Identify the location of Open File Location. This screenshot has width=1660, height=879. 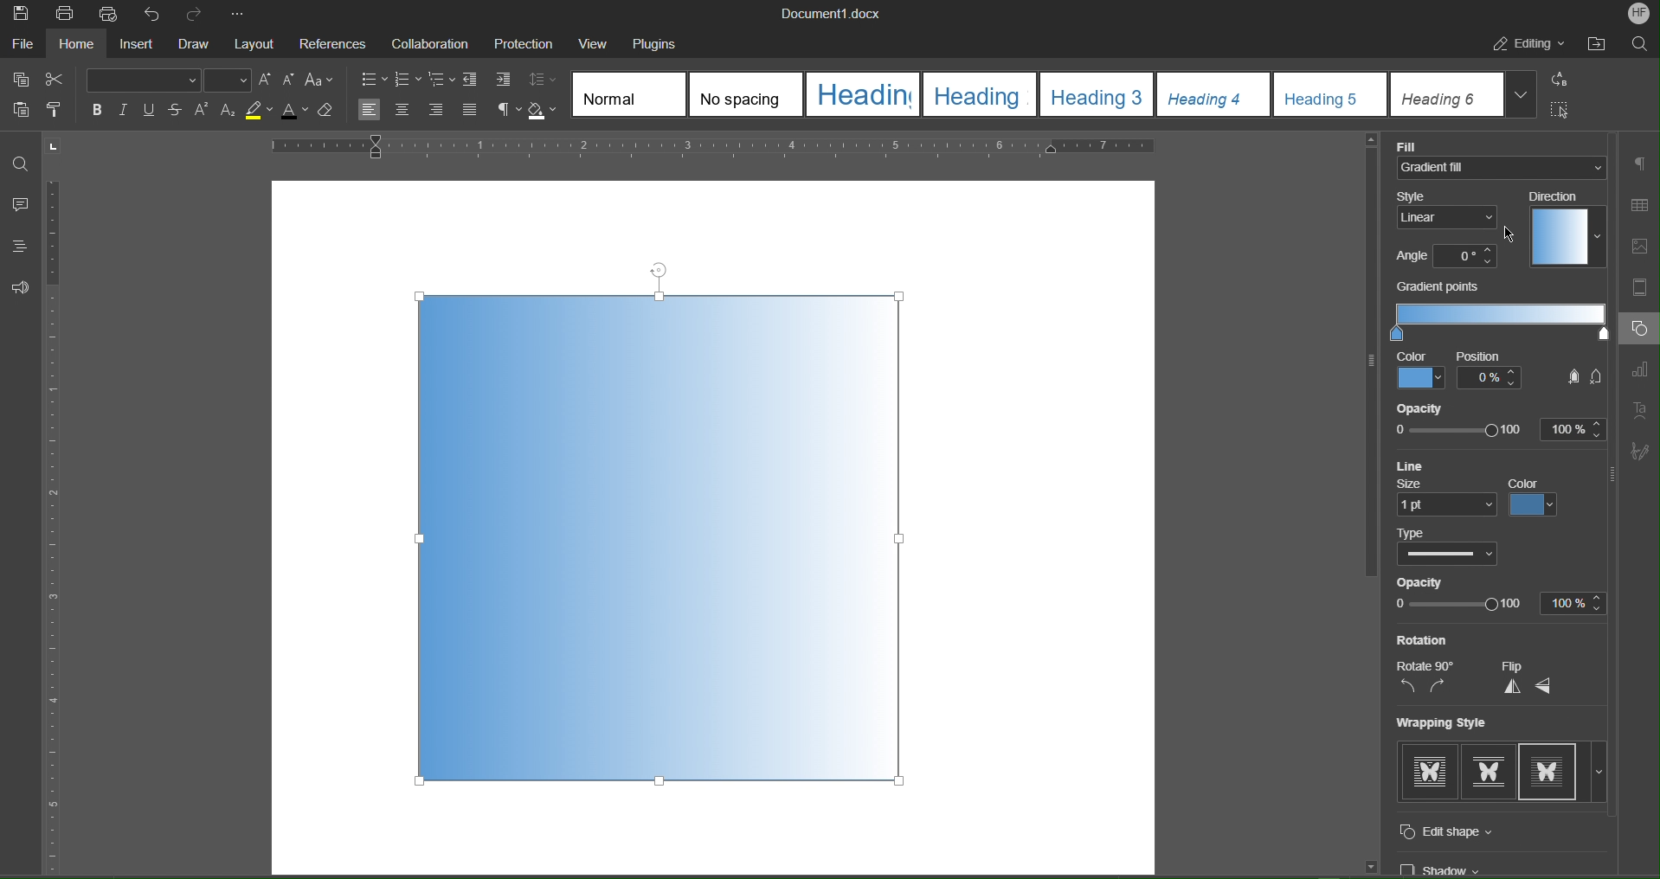
(1599, 46).